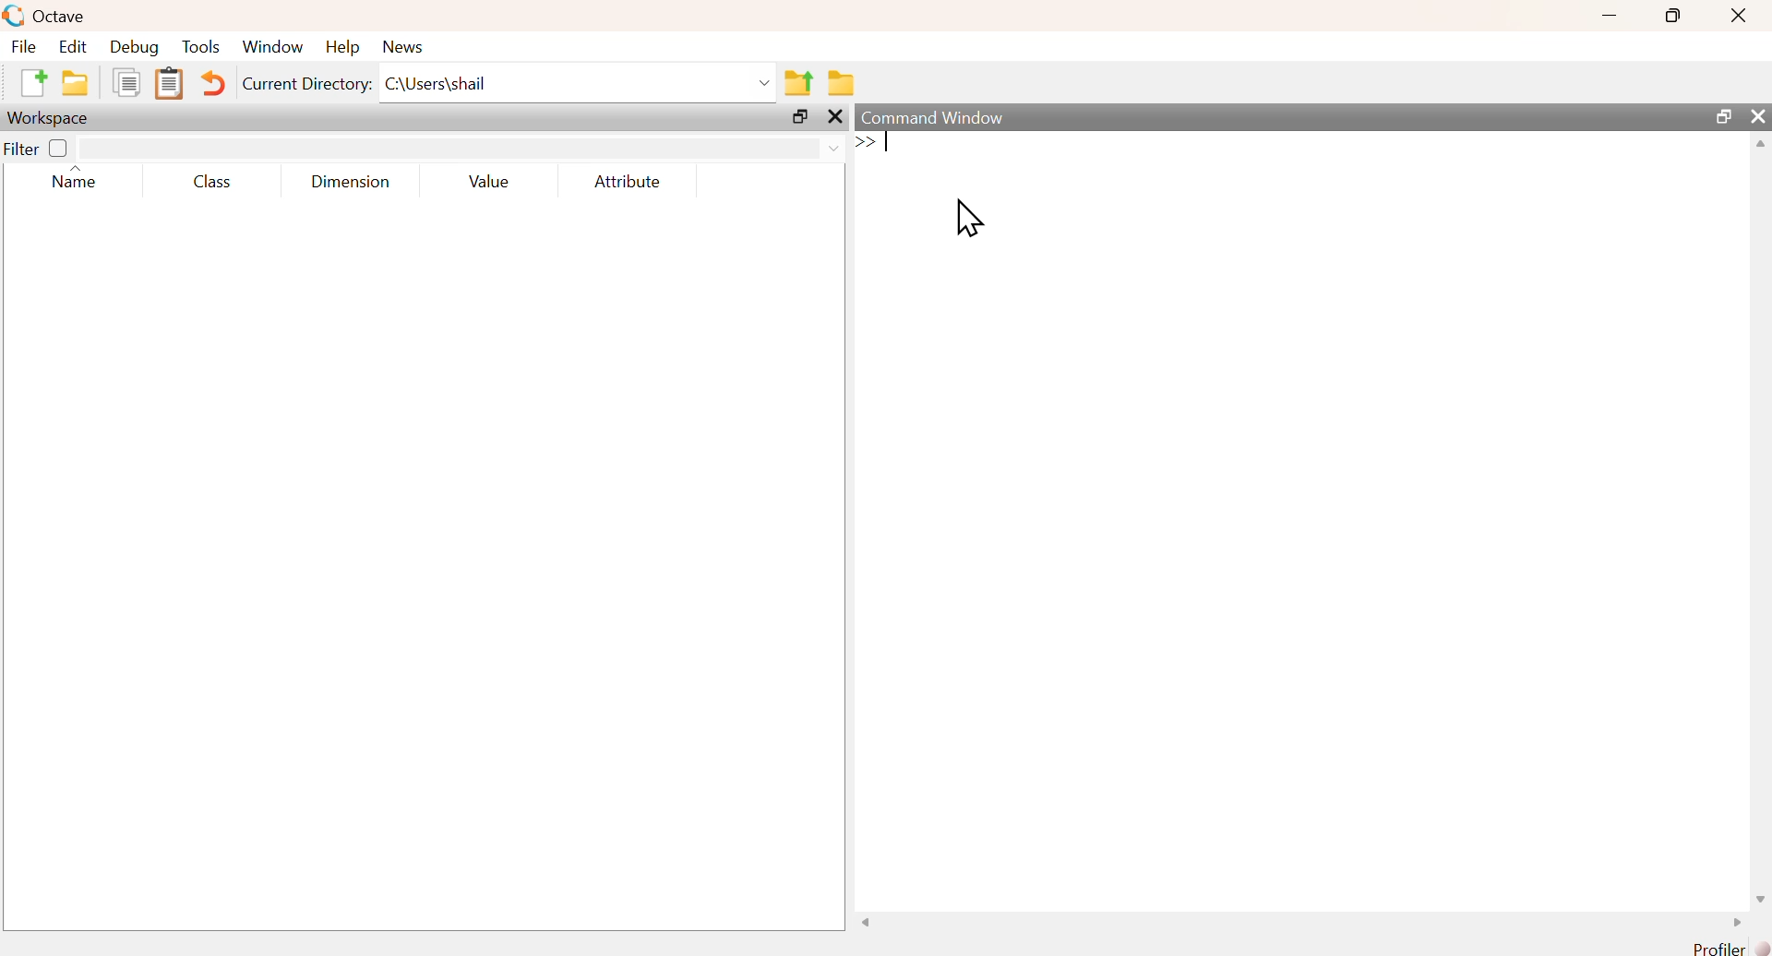 This screenshot has width=1772, height=956. What do you see at coordinates (968, 218) in the screenshot?
I see `cursor` at bounding box center [968, 218].